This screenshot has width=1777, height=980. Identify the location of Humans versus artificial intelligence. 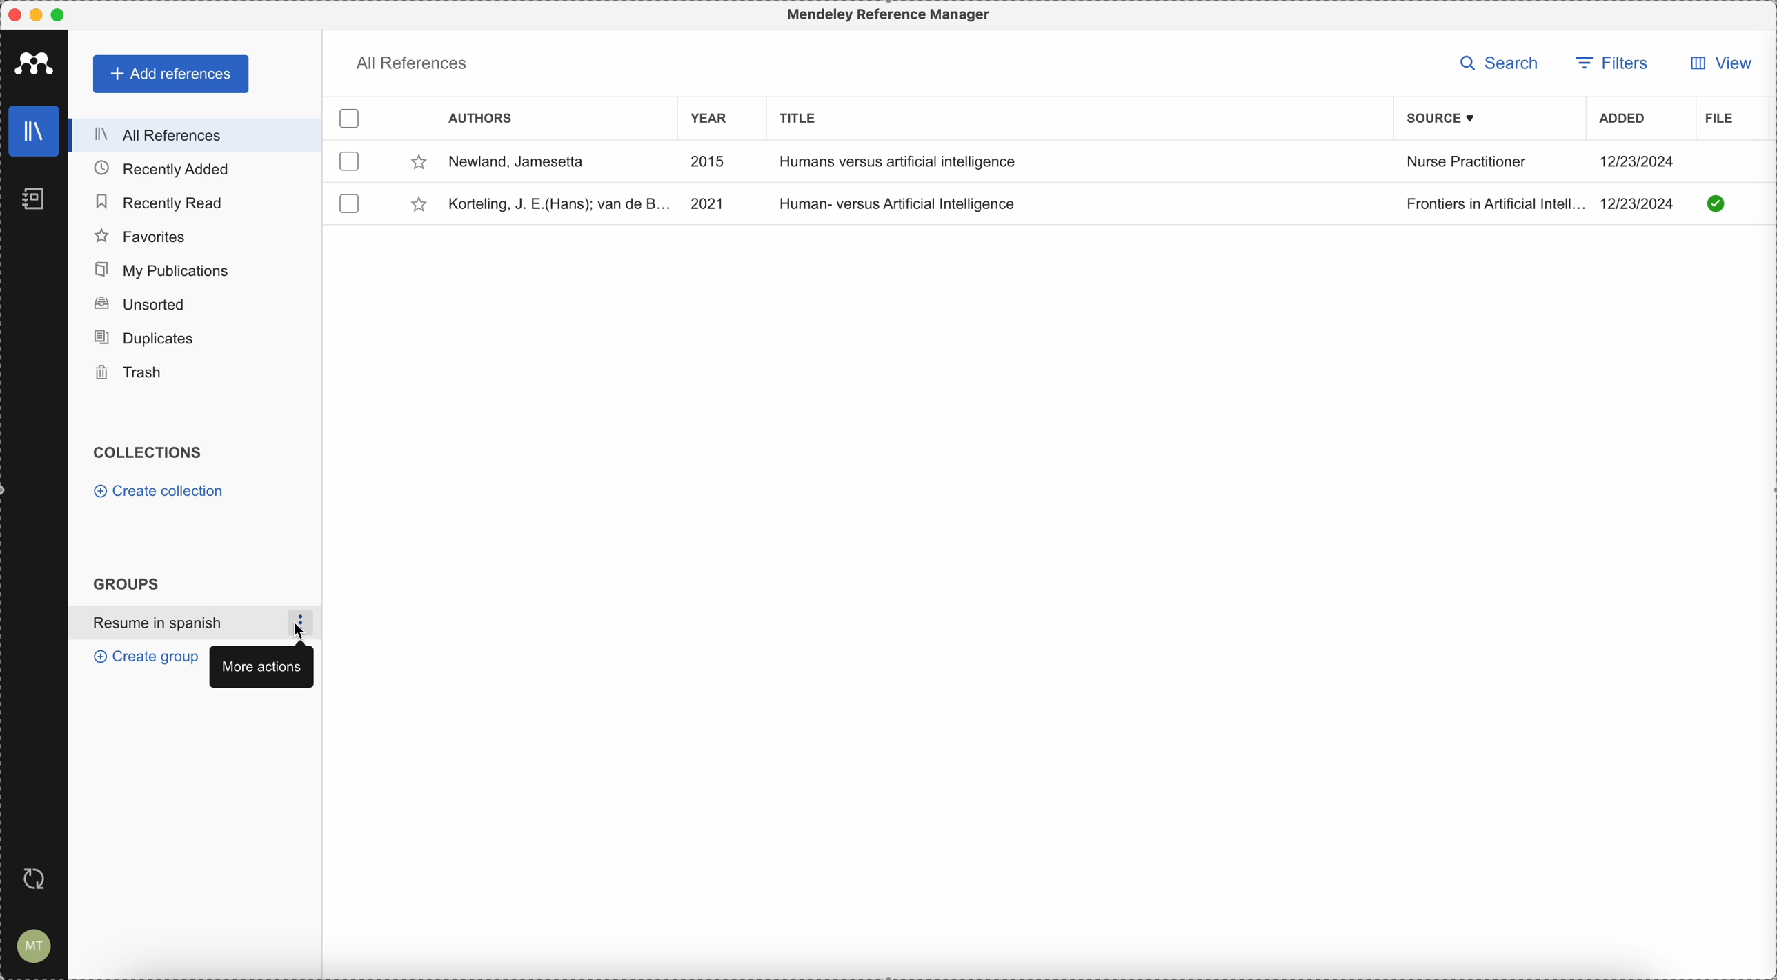
(902, 161).